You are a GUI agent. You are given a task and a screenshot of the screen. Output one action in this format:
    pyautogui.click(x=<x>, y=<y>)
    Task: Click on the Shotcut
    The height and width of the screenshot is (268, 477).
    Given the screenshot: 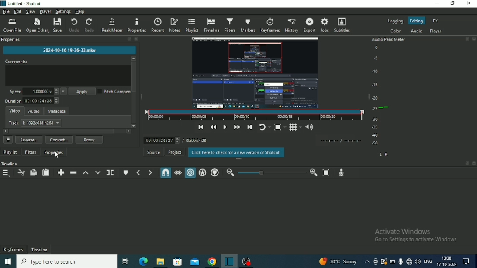 What is the action you would take?
    pyautogui.click(x=228, y=261)
    